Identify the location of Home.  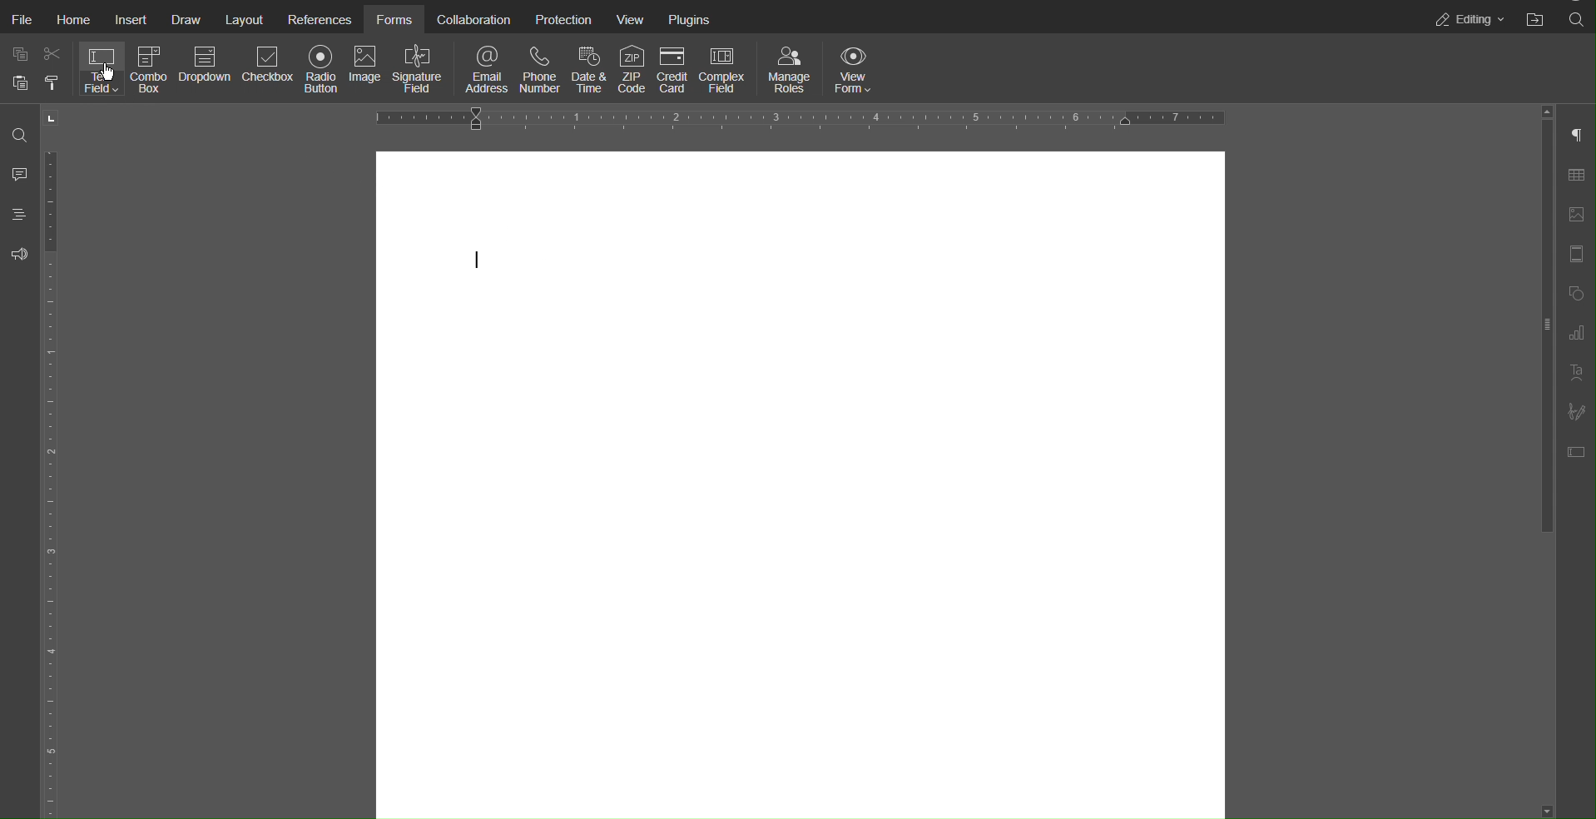
(73, 21).